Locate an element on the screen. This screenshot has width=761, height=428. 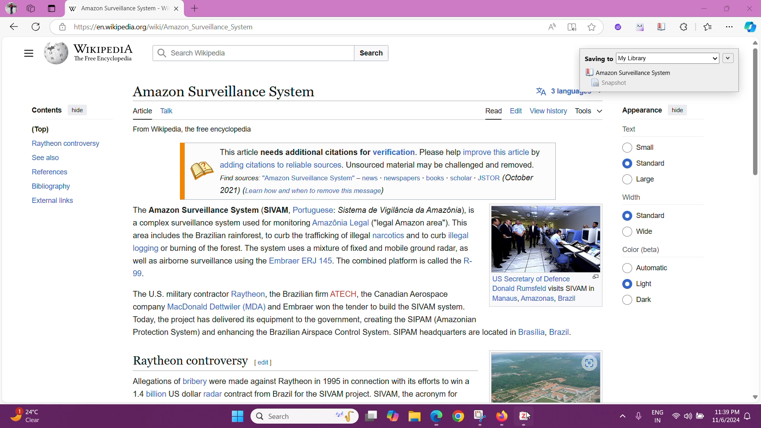
Raytheon controversy is located at coordinates (189, 361).